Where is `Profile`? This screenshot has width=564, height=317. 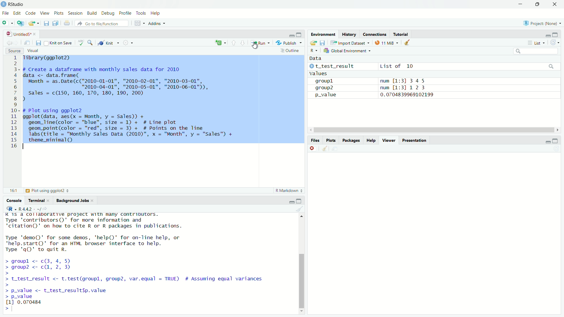 Profile is located at coordinates (125, 12).